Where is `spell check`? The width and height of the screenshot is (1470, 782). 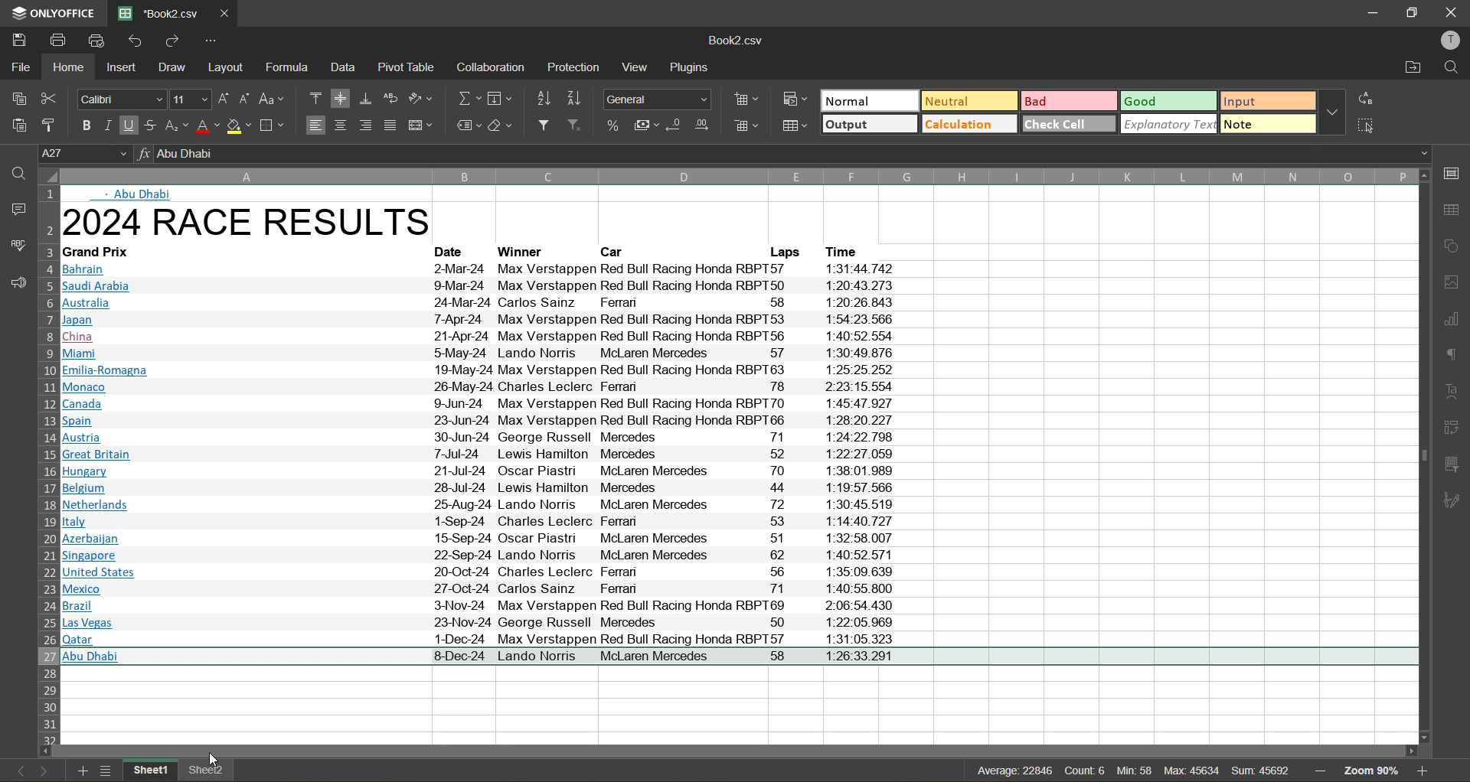 spell check is located at coordinates (17, 243).